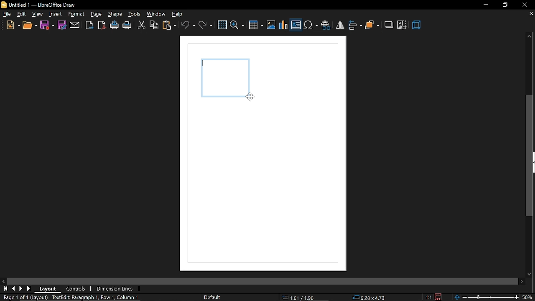 The image size is (535, 301). What do you see at coordinates (75, 25) in the screenshot?
I see `attach` at bounding box center [75, 25].